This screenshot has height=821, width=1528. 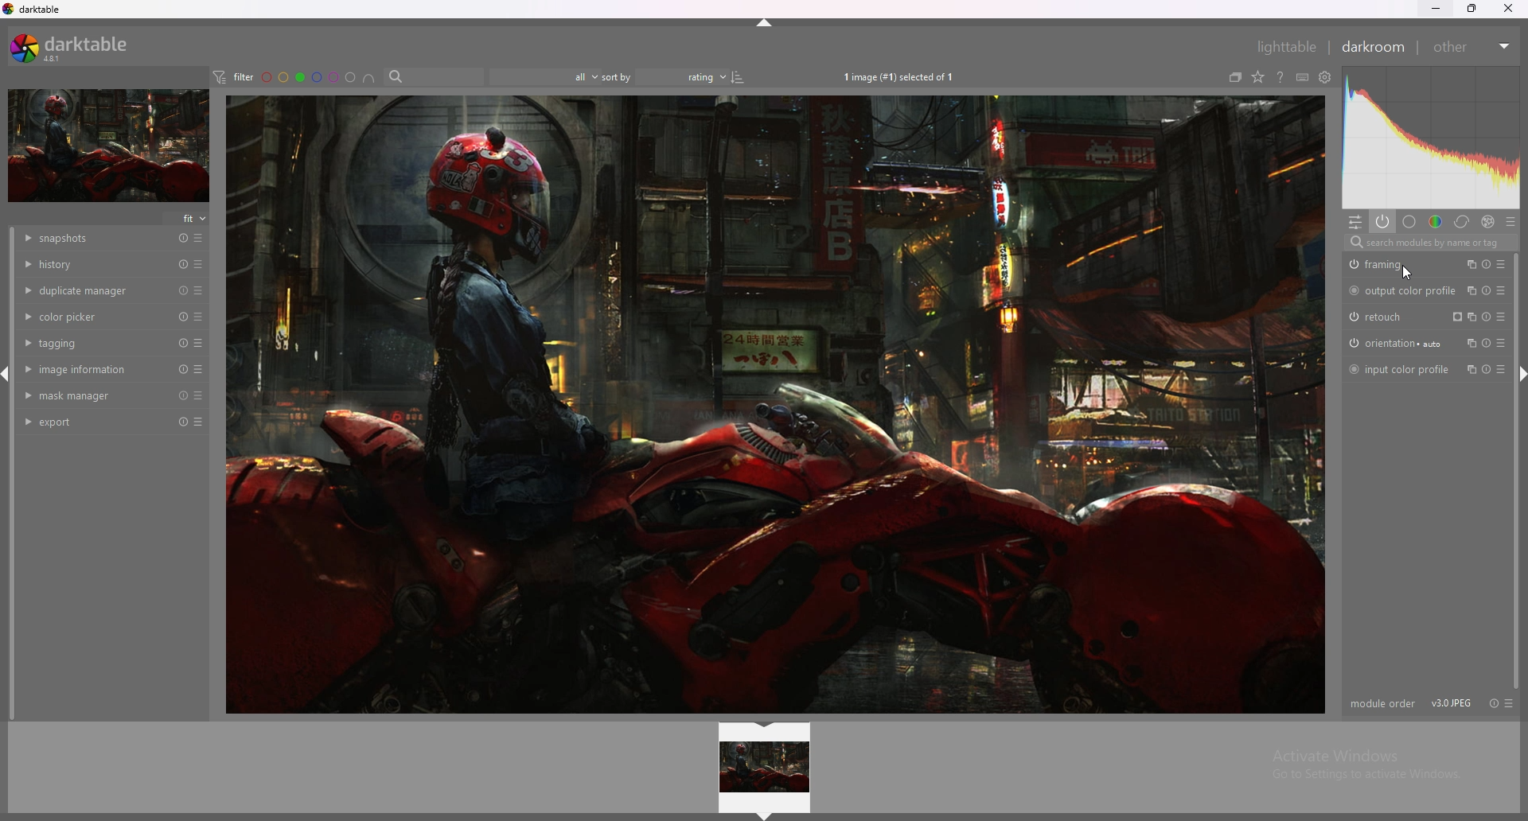 What do you see at coordinates (1372, 47) in the screenshot?
I see `darkroom` at bounding box center [1372, 47].